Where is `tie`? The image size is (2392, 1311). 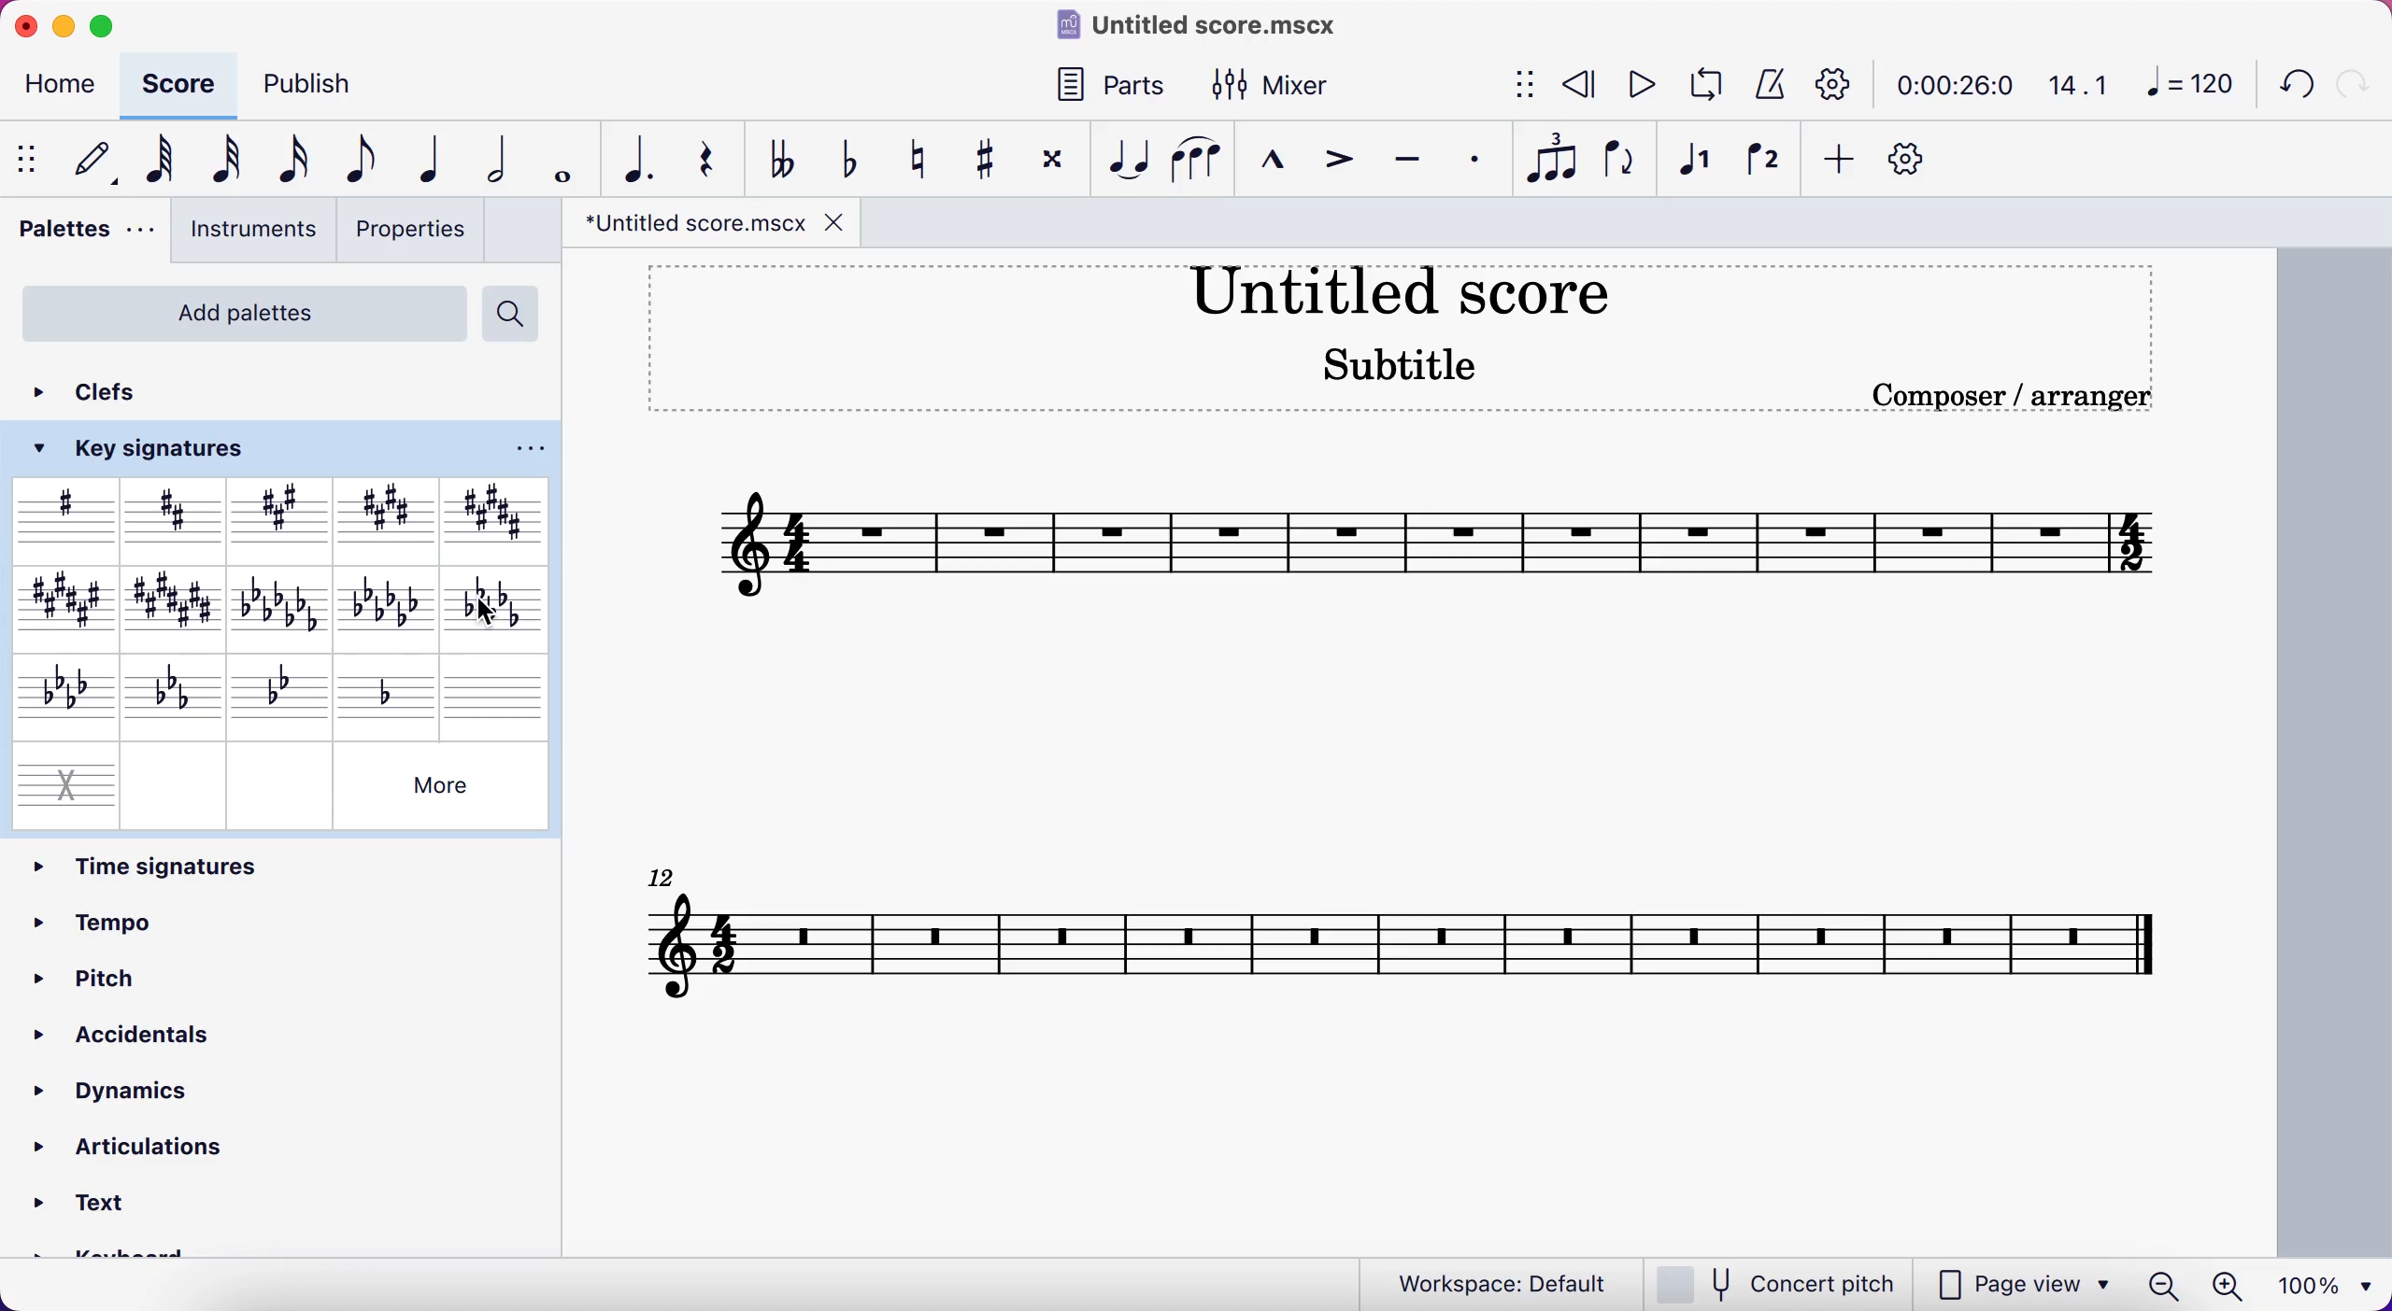
tie is located at coordinates (1127, 162).